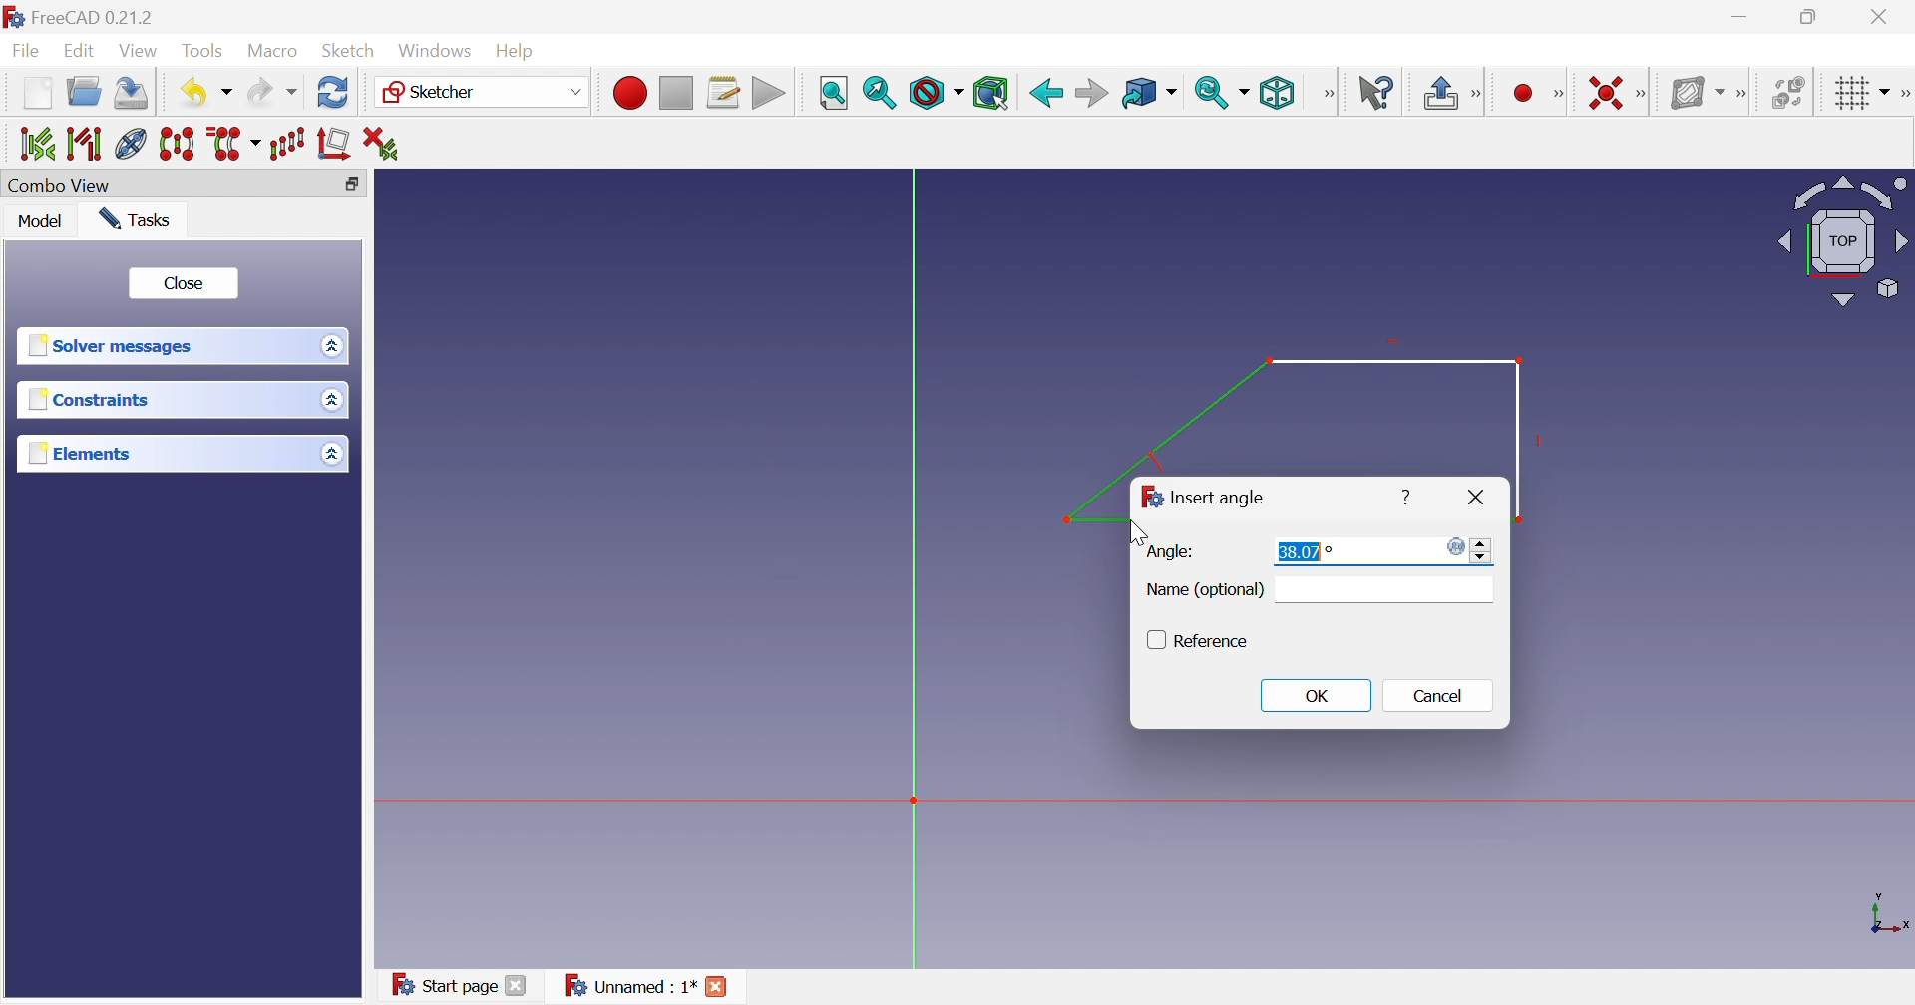 The image size is (1915, 1005). I want to click on Name (optional), so click(1205, 592).